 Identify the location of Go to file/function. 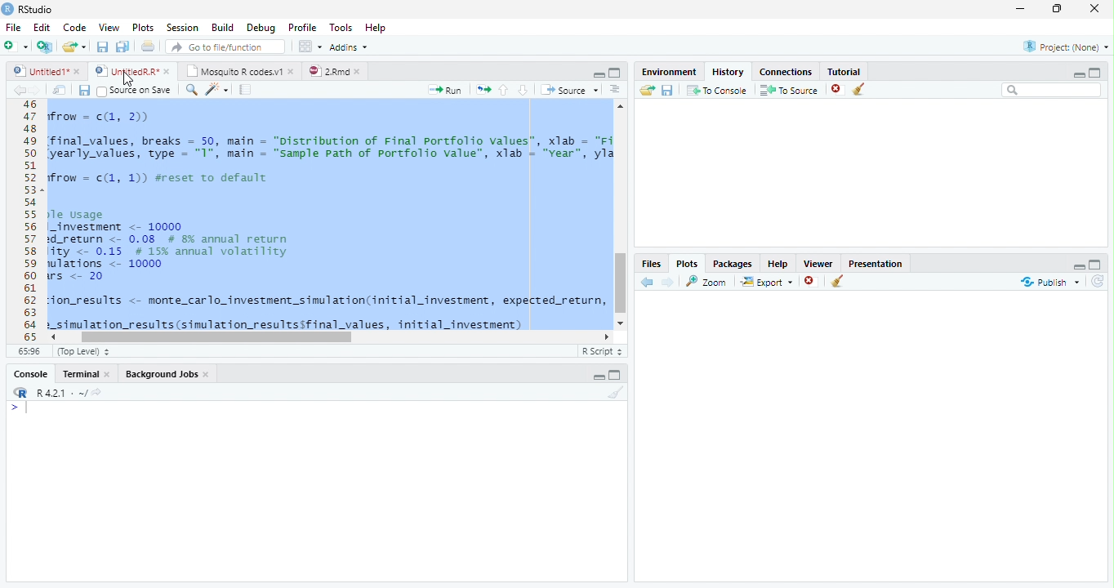
(224, 47).